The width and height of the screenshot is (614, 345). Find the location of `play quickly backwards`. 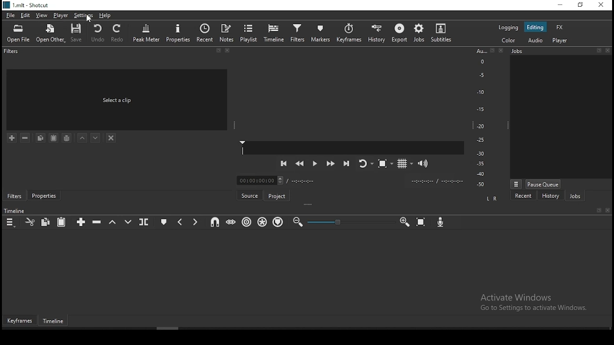

play quickly backwards is located at coordinates (299, 165).